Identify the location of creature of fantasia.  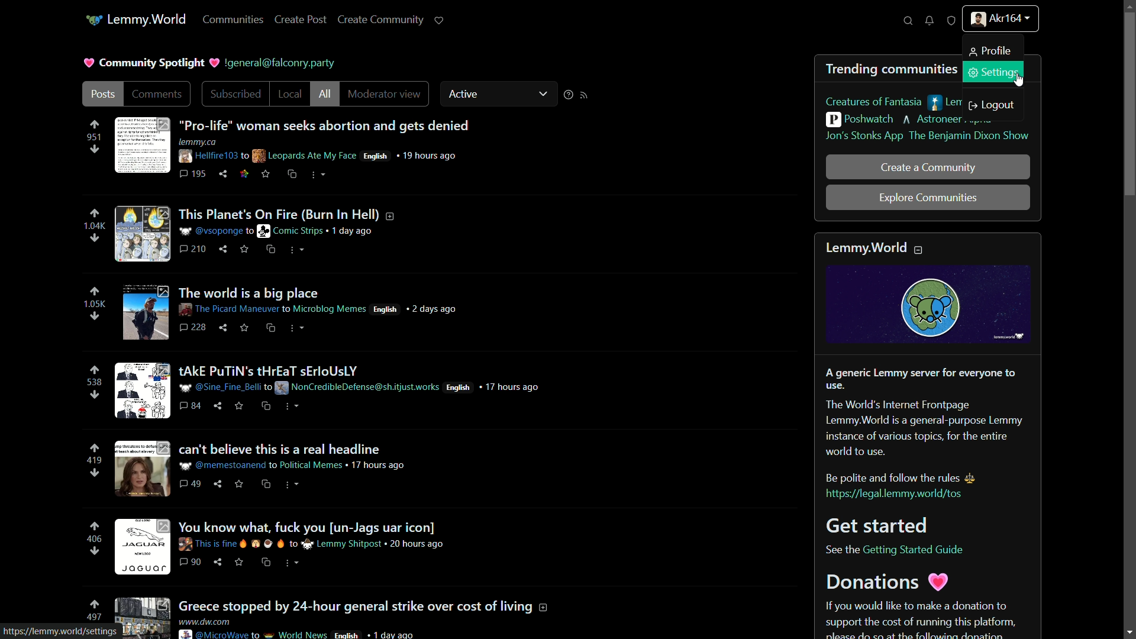
(874, 102).